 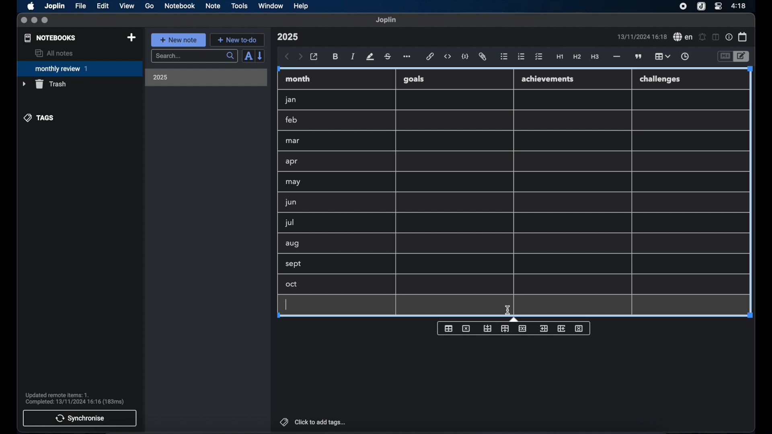 I want to click on aug, so click(x=292, y=244).